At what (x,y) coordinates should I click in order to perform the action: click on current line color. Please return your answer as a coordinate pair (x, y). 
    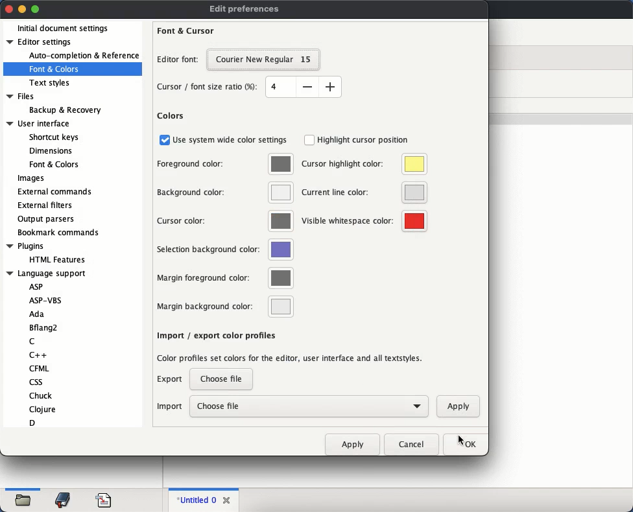
    Looking at the image, I should click on (364, 192).